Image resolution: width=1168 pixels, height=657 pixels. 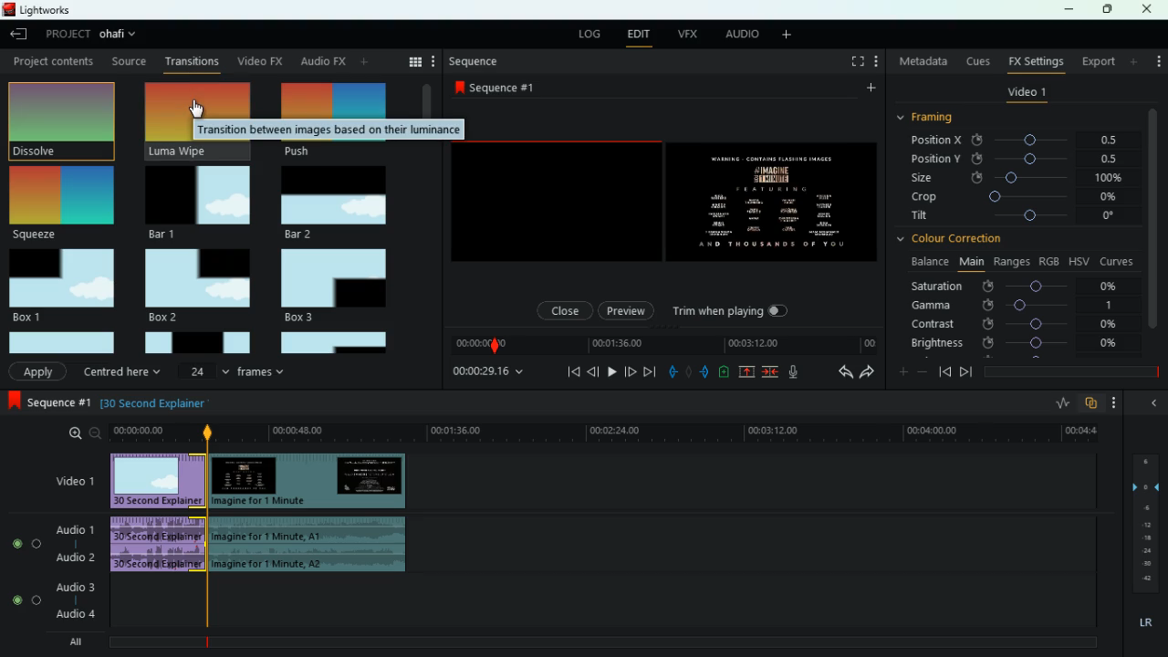 I want to click on push, so click(x=335, y=121).